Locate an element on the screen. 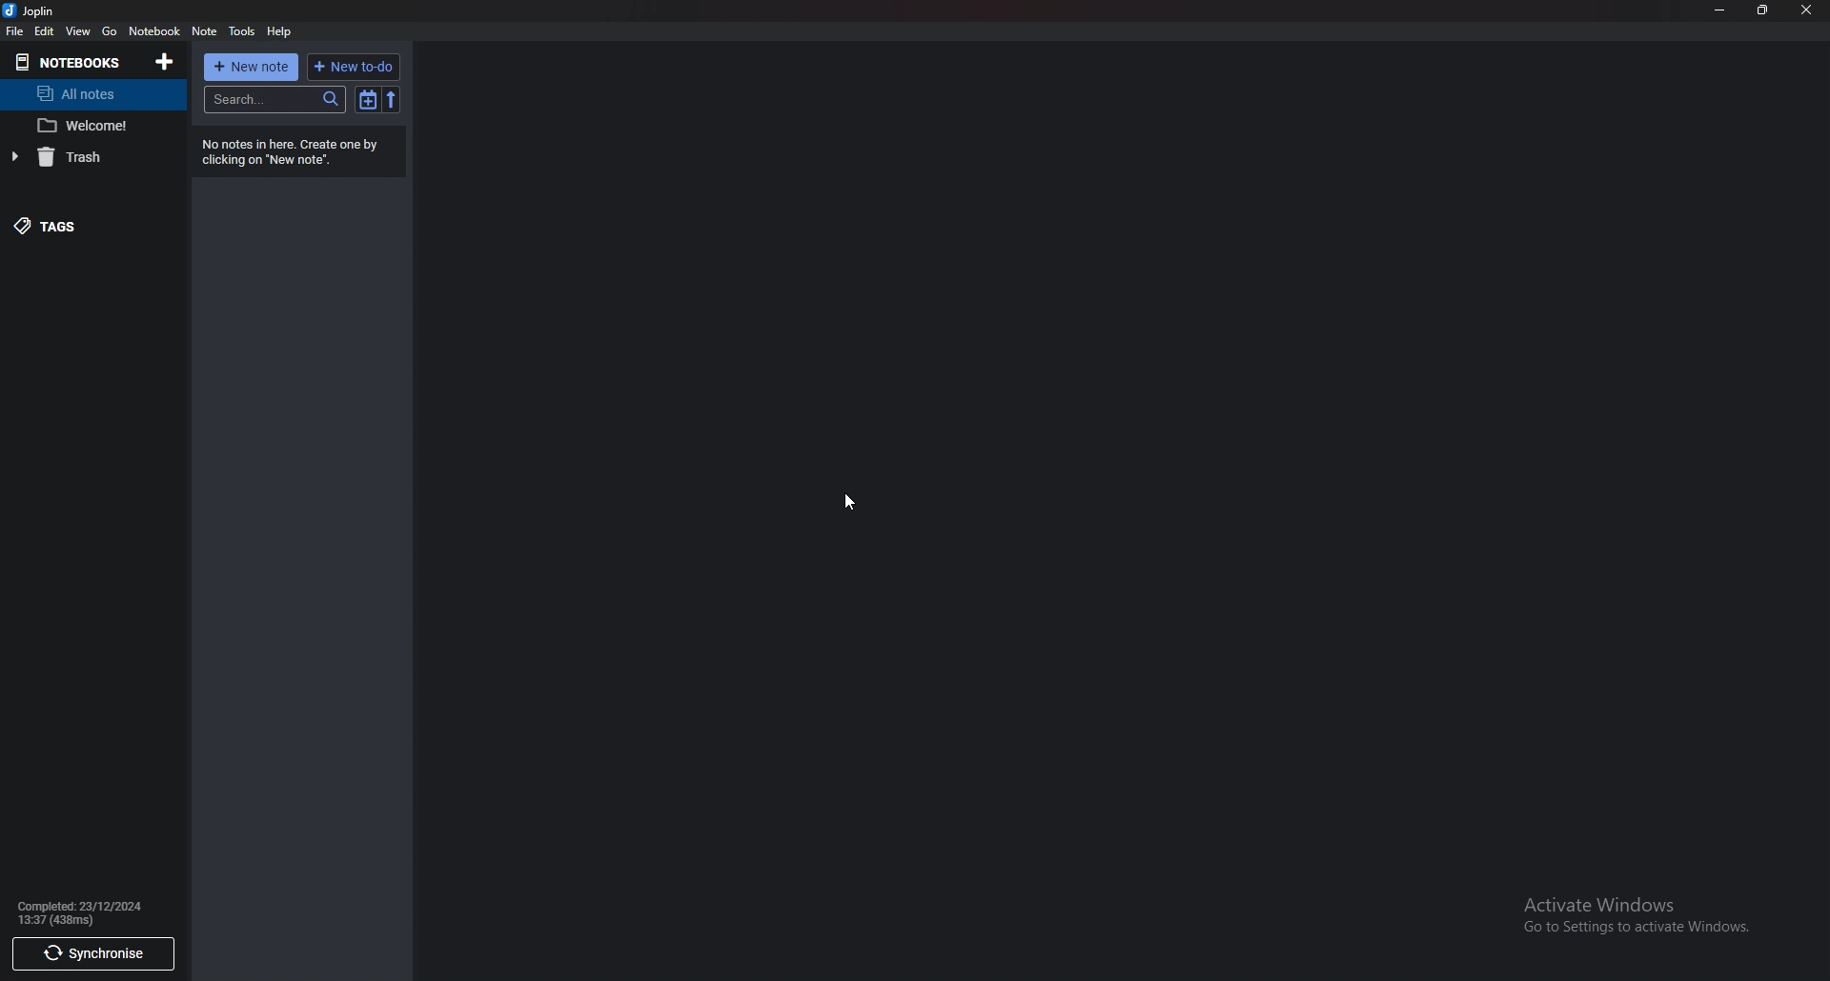  Cursor is located at coordinates (848, 503).